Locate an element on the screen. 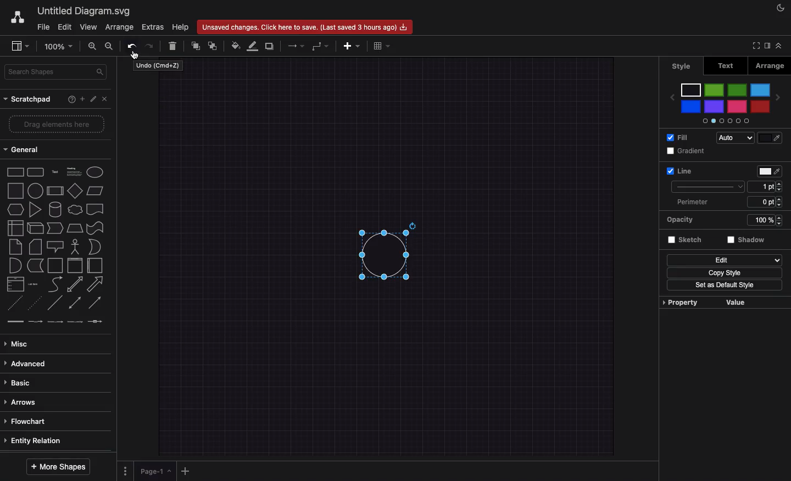  Sketch is located at coordinates (687, 240).